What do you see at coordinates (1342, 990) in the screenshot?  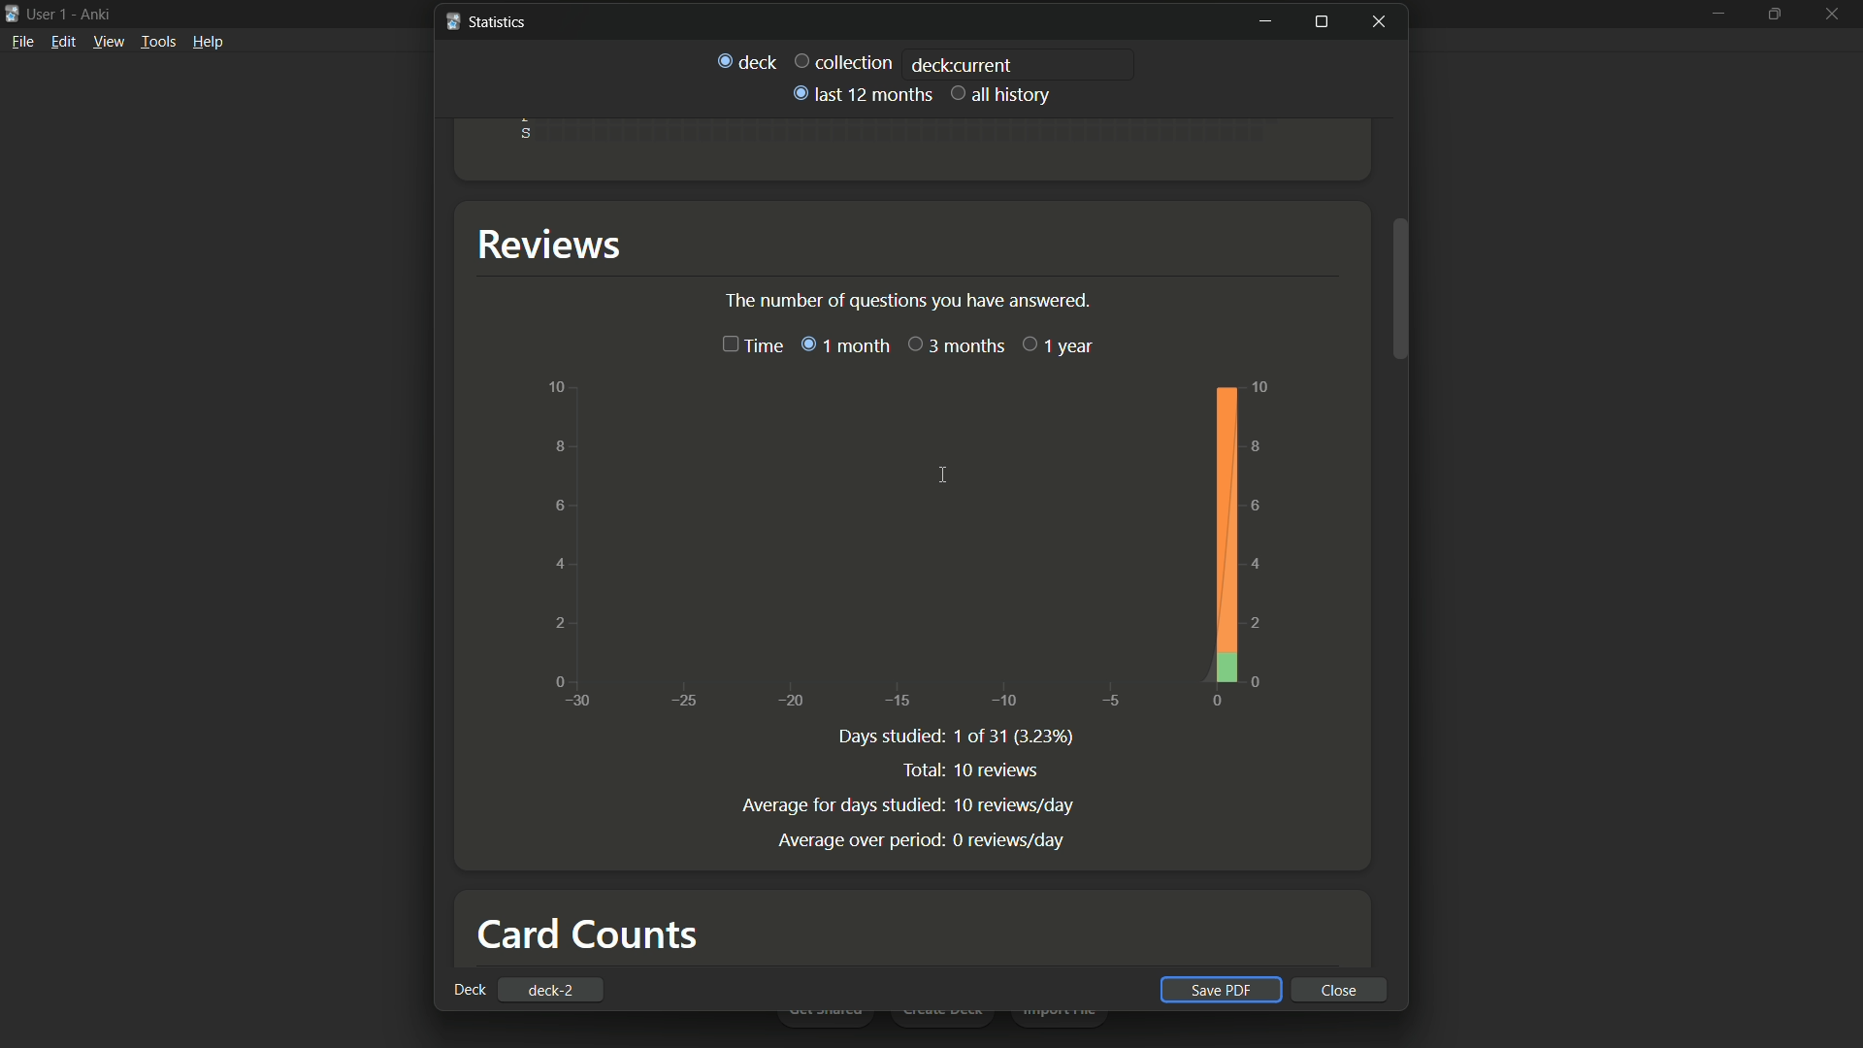 I see `Close` at bounding box center [1342, 990].